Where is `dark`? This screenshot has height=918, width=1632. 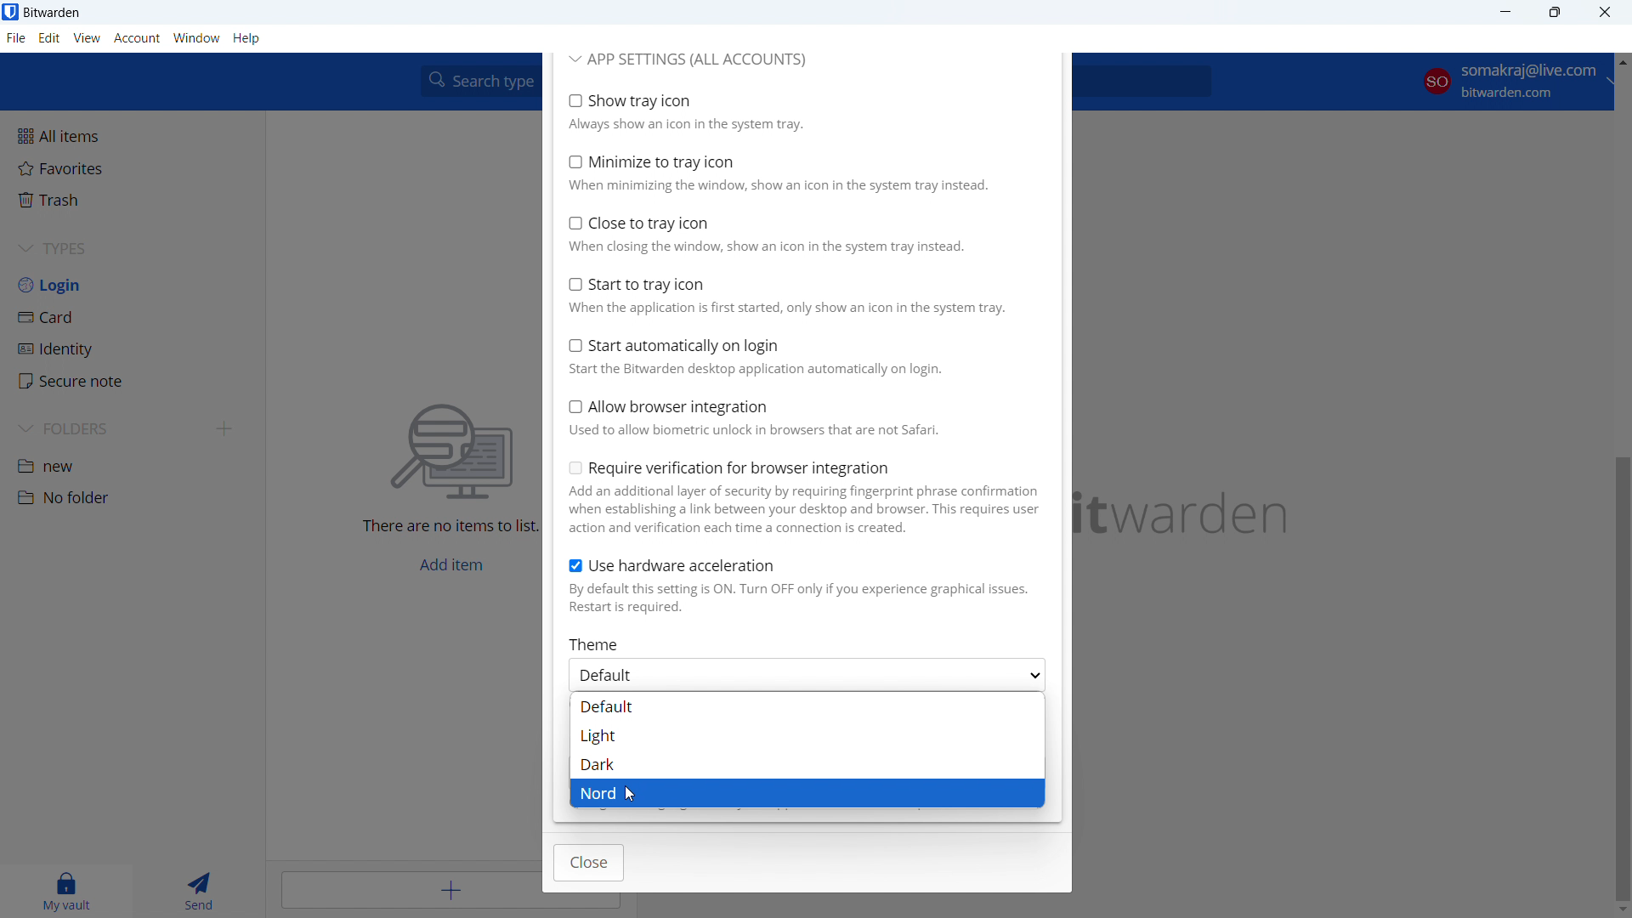 dark is located at coordinates (807, 764).